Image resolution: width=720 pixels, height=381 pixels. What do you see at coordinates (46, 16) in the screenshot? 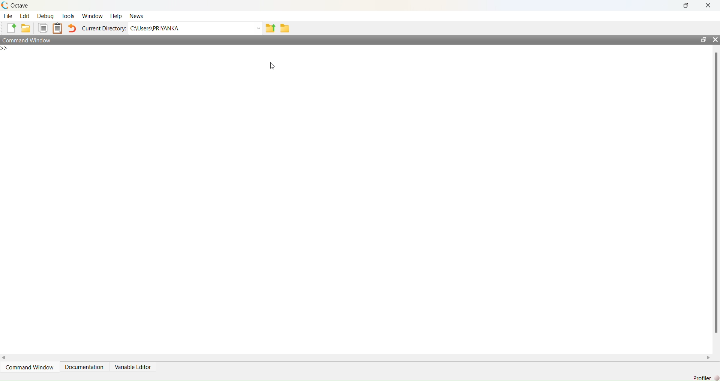
I see `Debug` at bounding box center [46, 16].